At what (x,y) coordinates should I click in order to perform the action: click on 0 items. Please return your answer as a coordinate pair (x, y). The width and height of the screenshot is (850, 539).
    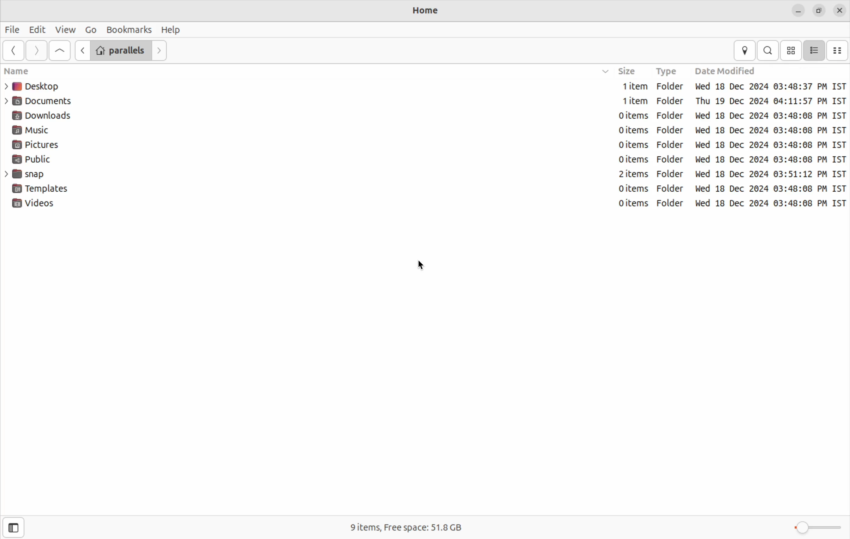
    Looking at the image, I should click on (624, 189).